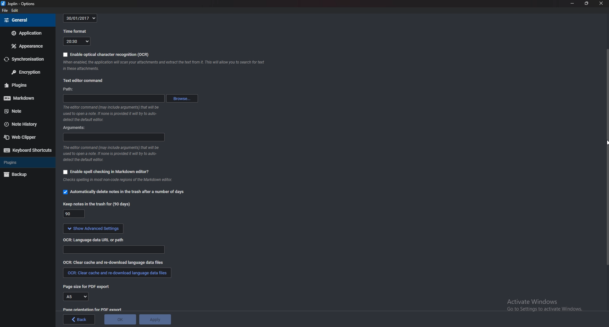 The image size is (609, 327). Describe the element at coordinates (75, 128) in the screenshot. I see `Arguments` at that location.